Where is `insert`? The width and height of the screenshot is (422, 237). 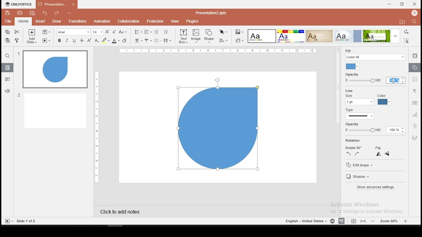 insert is located at coordinates (41, 22).